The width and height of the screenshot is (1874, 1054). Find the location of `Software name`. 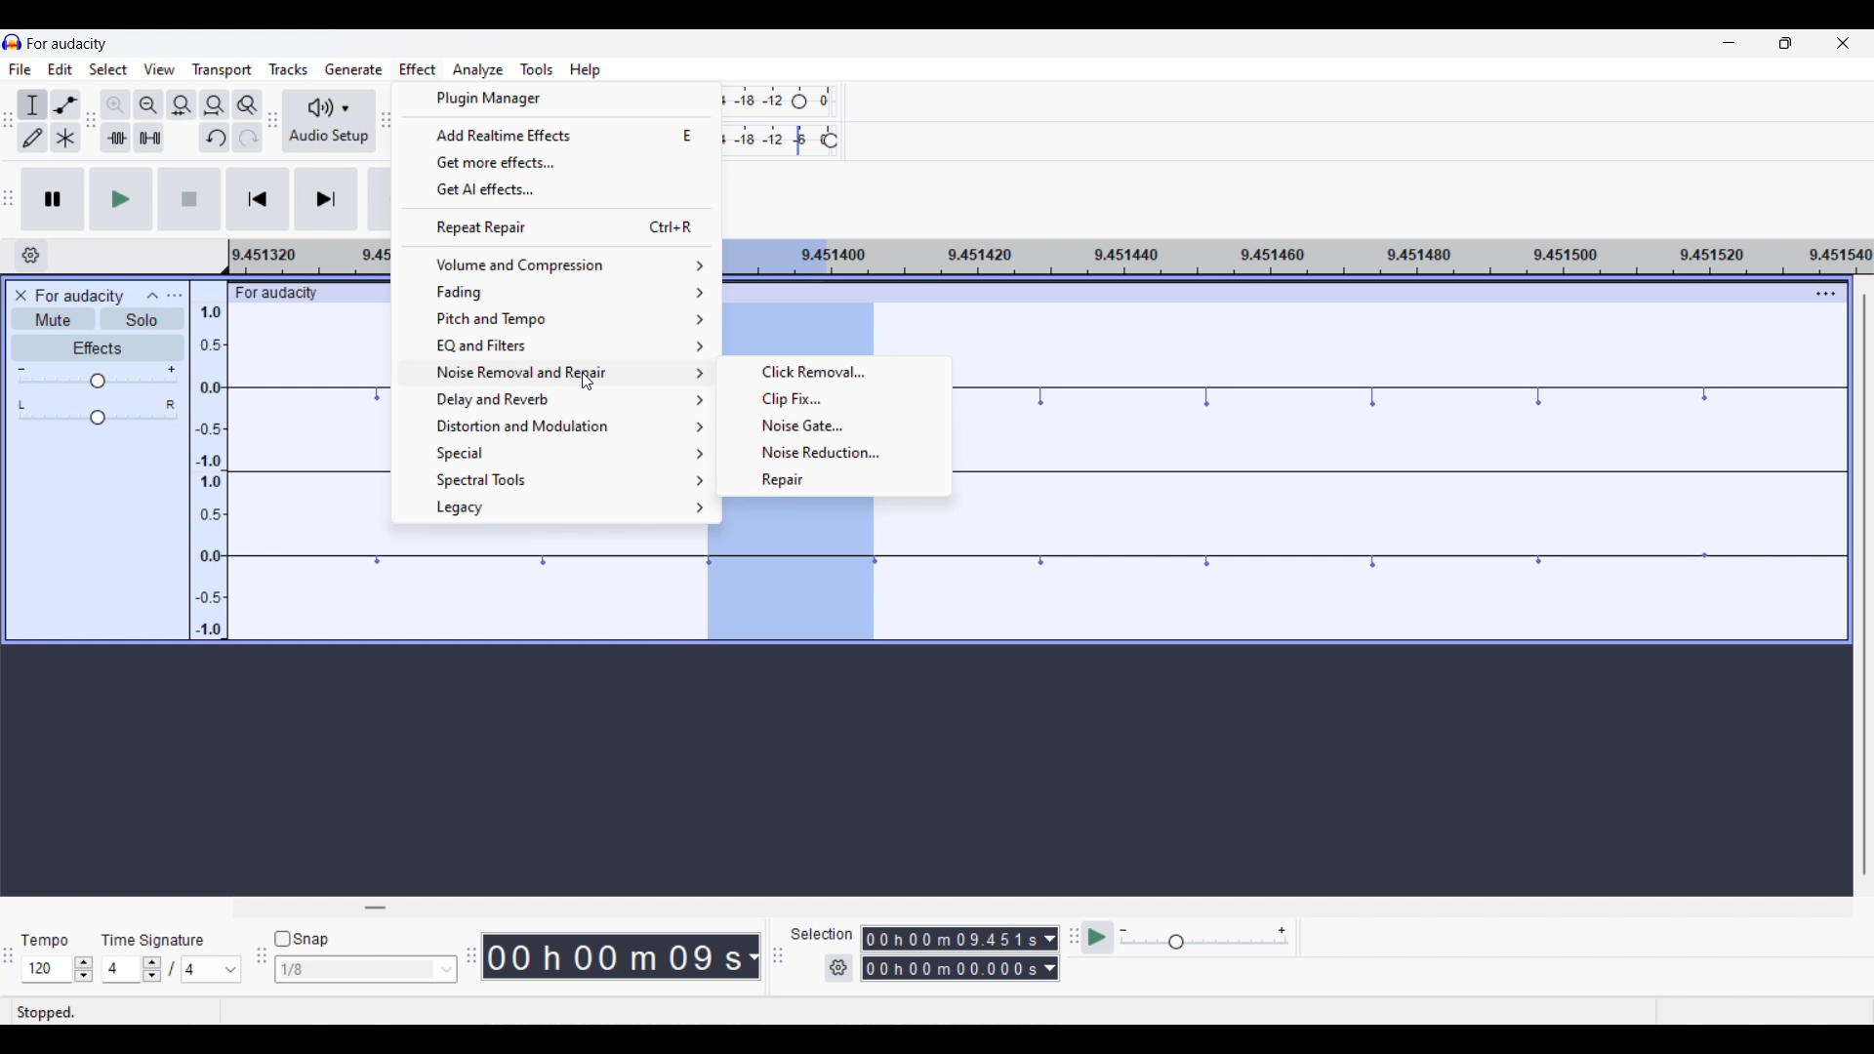

Software name is located at coordinates (67, 44).